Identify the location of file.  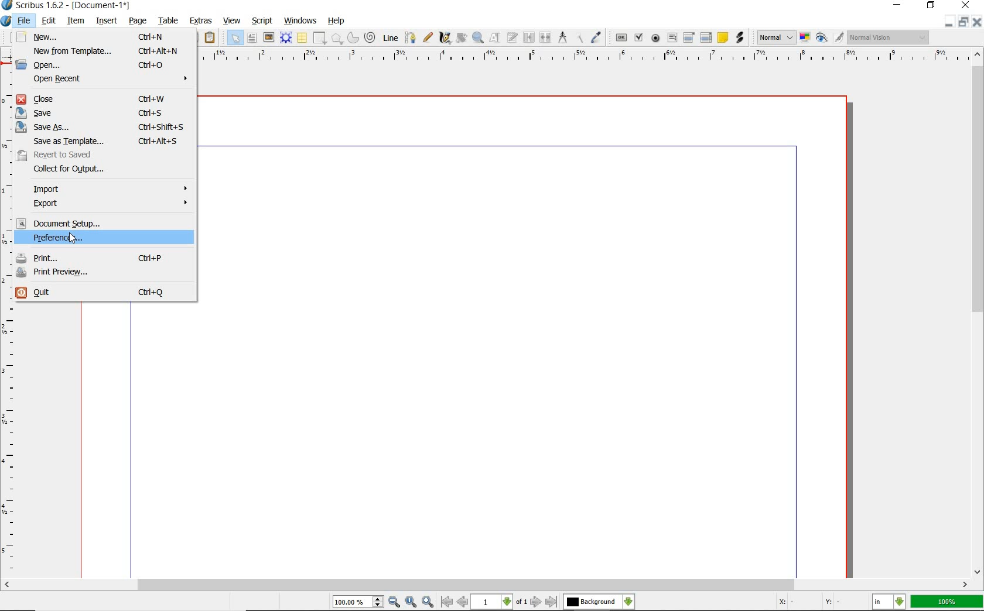
(26, 20).